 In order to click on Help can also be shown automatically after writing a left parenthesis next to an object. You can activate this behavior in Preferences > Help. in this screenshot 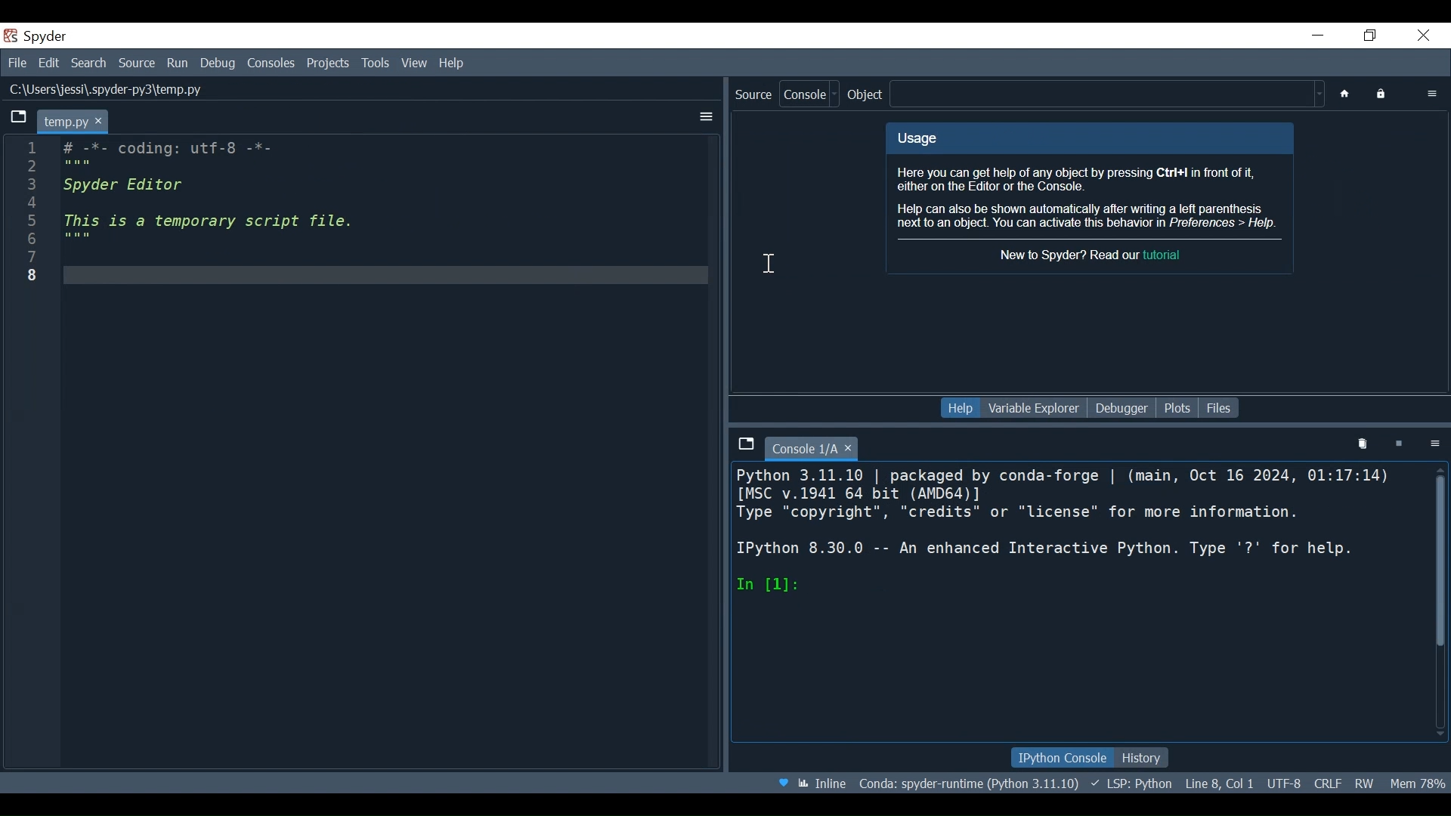, I will do `click(1087, 218)`.